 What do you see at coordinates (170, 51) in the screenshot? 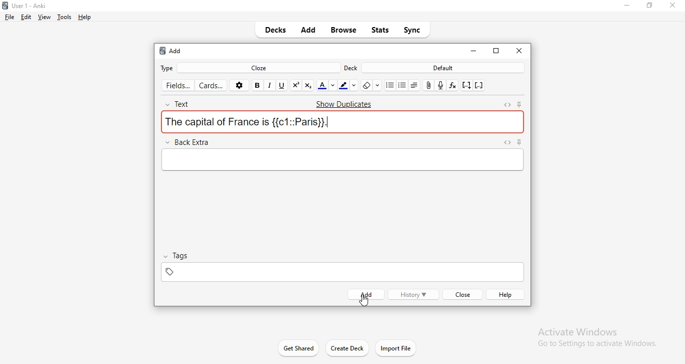
I see `add` at bounding box center [170, 51].